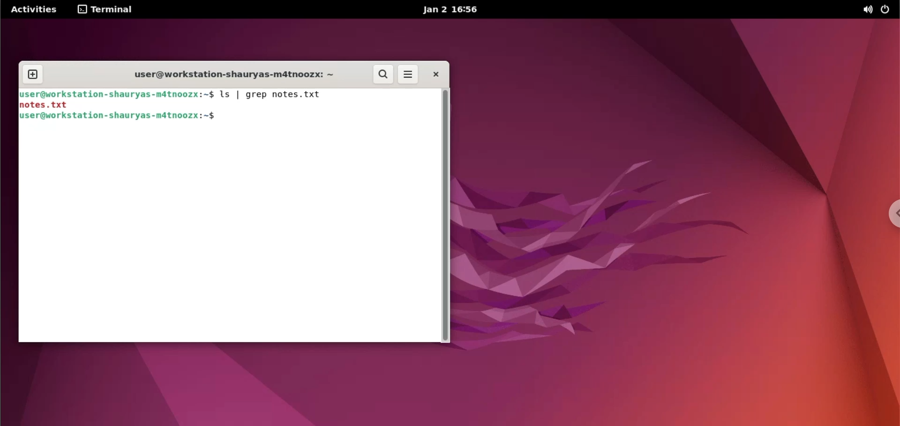 This screenshot has width=900, height=426. What do you see at coordinates (126, 118) in the screenshot?
I see `user@workstation- shauryas-m4tnoozx:~$` at bounding box center [126, 118].